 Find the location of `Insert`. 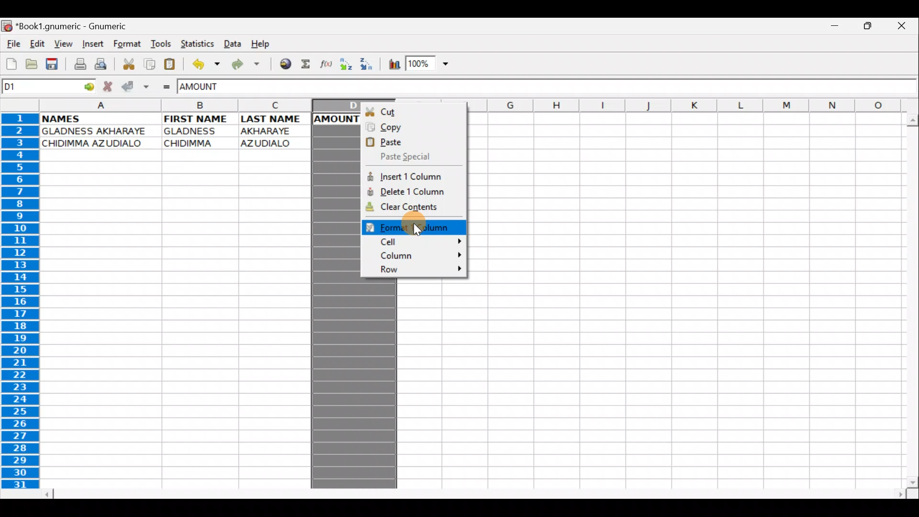

Insert is located at coordinates (92, 45).